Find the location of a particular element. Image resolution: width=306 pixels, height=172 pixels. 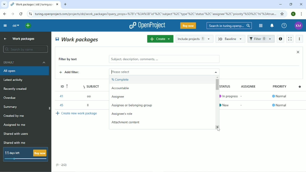

(1-2/2) is located at coordinates (62, 165).